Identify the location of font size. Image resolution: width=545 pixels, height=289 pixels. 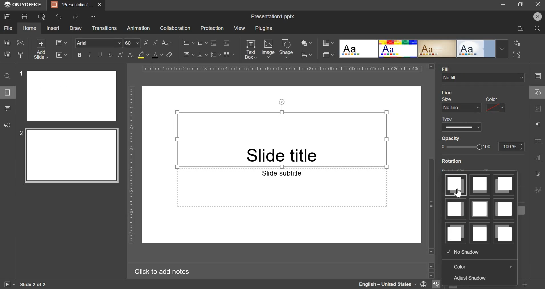
(141, 43).